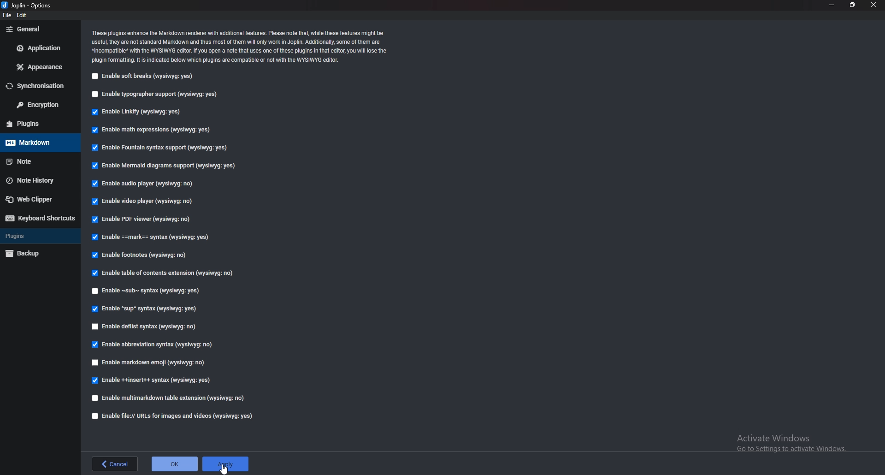 The image size is (885, 475). Describe the element at coordinates (173, 416) in the screenshot. I see `enable file urls for images and videos` at that location.